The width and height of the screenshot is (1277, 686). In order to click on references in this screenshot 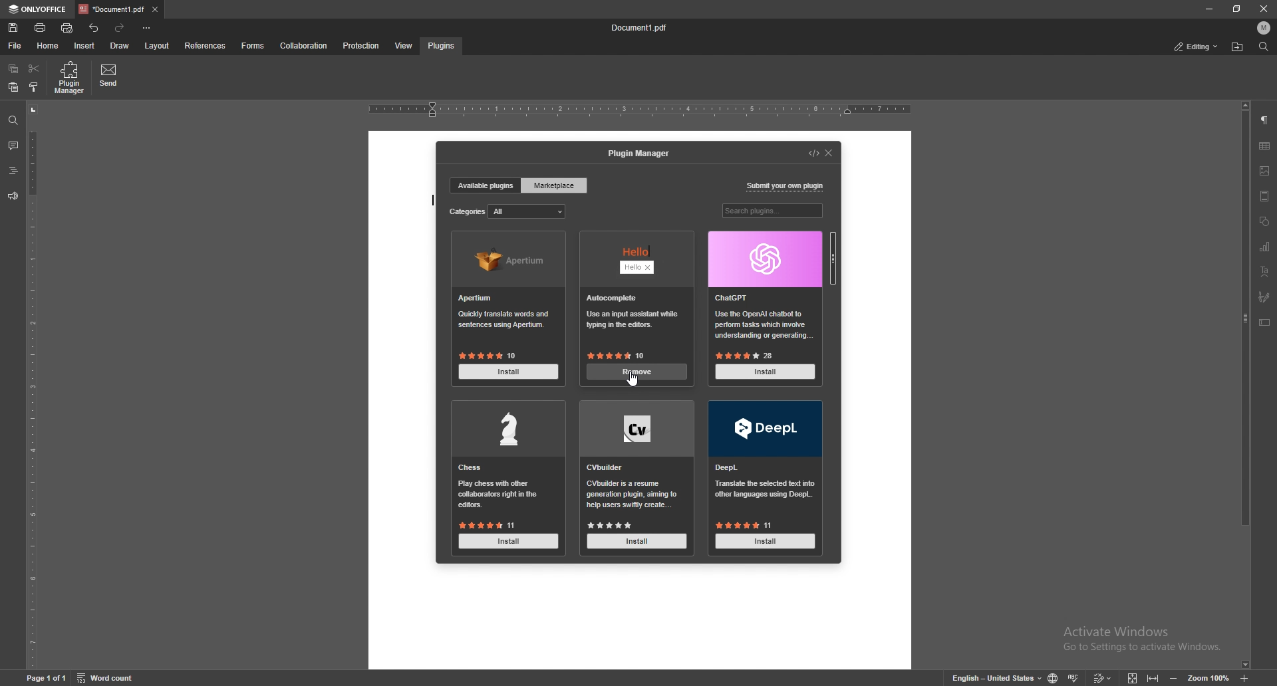, I will do `click(206, 46)`.